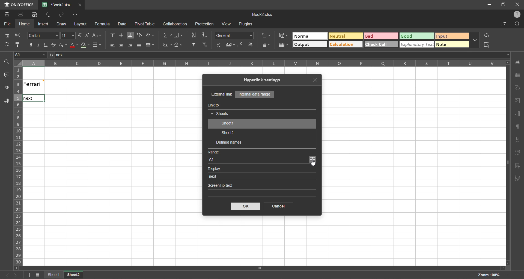  What do you see at coordinates (227, 124) in the screenshot?
I see `sheet1` at bounding box center [227, 124].